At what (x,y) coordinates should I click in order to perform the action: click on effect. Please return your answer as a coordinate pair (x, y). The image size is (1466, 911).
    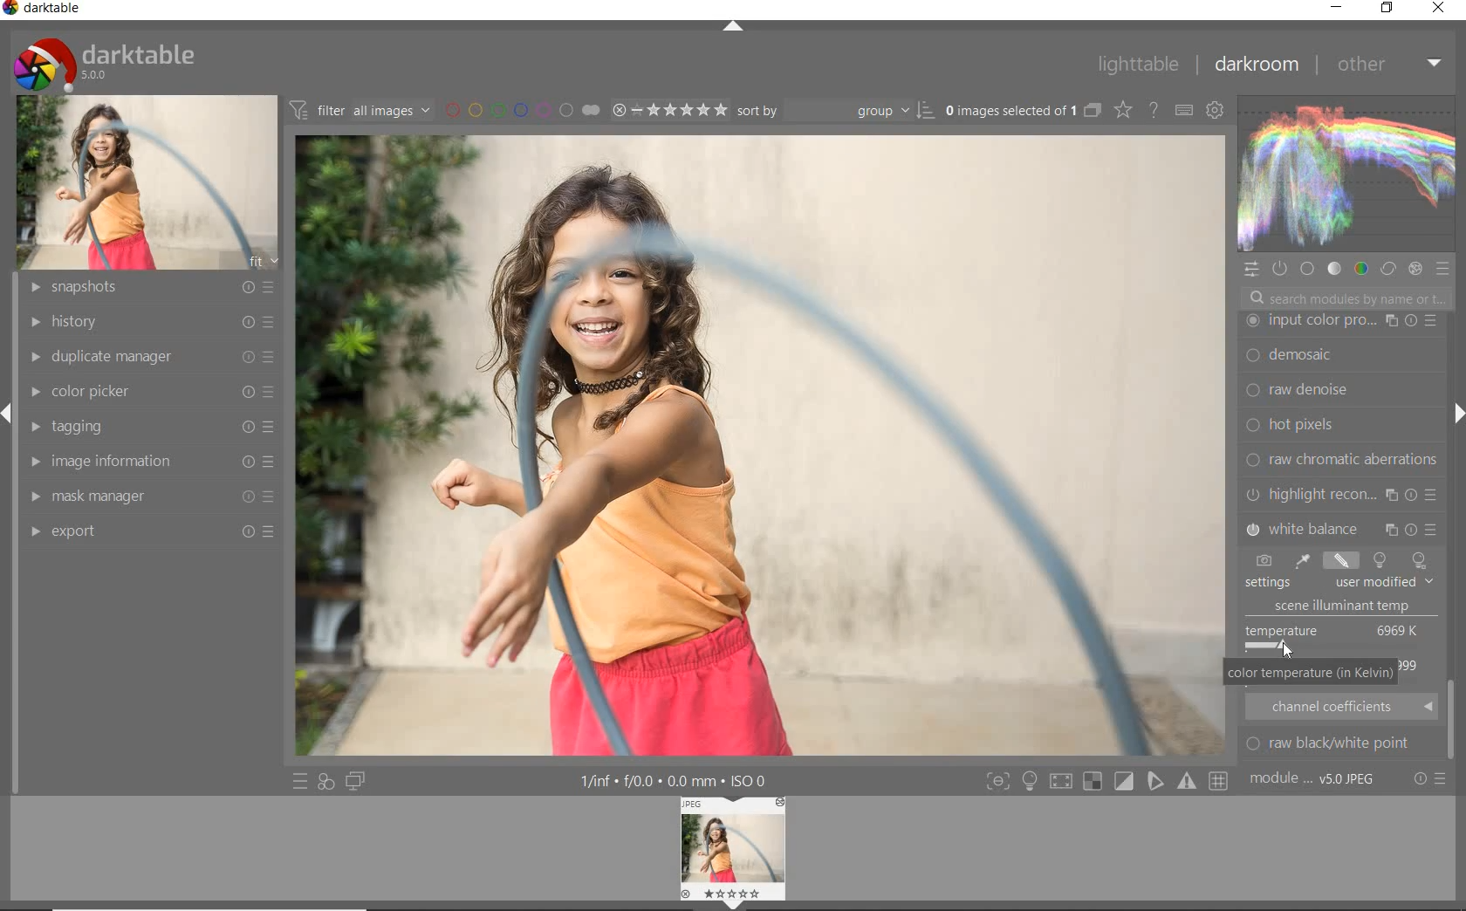
    Looking at the image, I should click on (1415, 268).